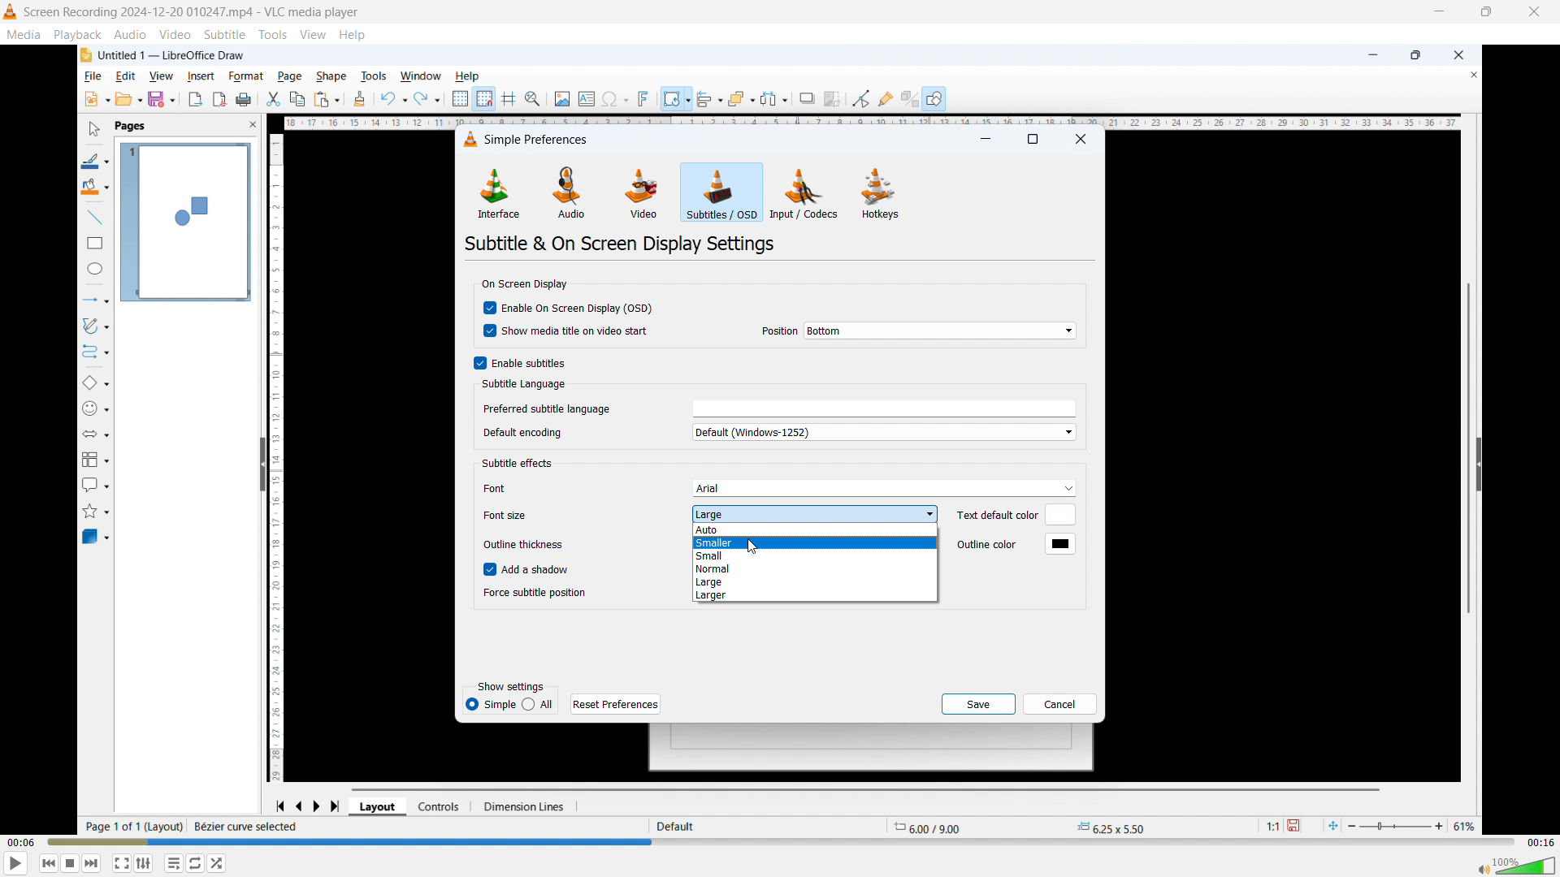  What do you see at coordinates (196, 863) in the screenshot?
I see `Show advanced settings ` at bounding box center [196, 863].